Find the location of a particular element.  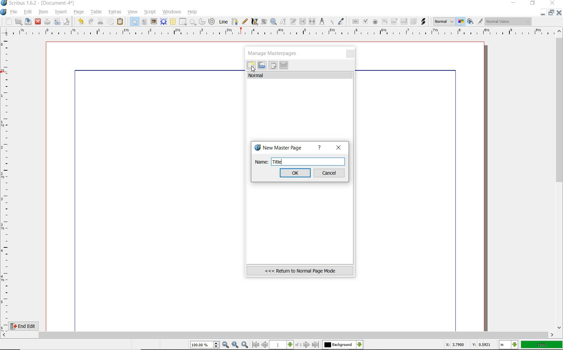

preview mode is located at coordinates (475, 21).